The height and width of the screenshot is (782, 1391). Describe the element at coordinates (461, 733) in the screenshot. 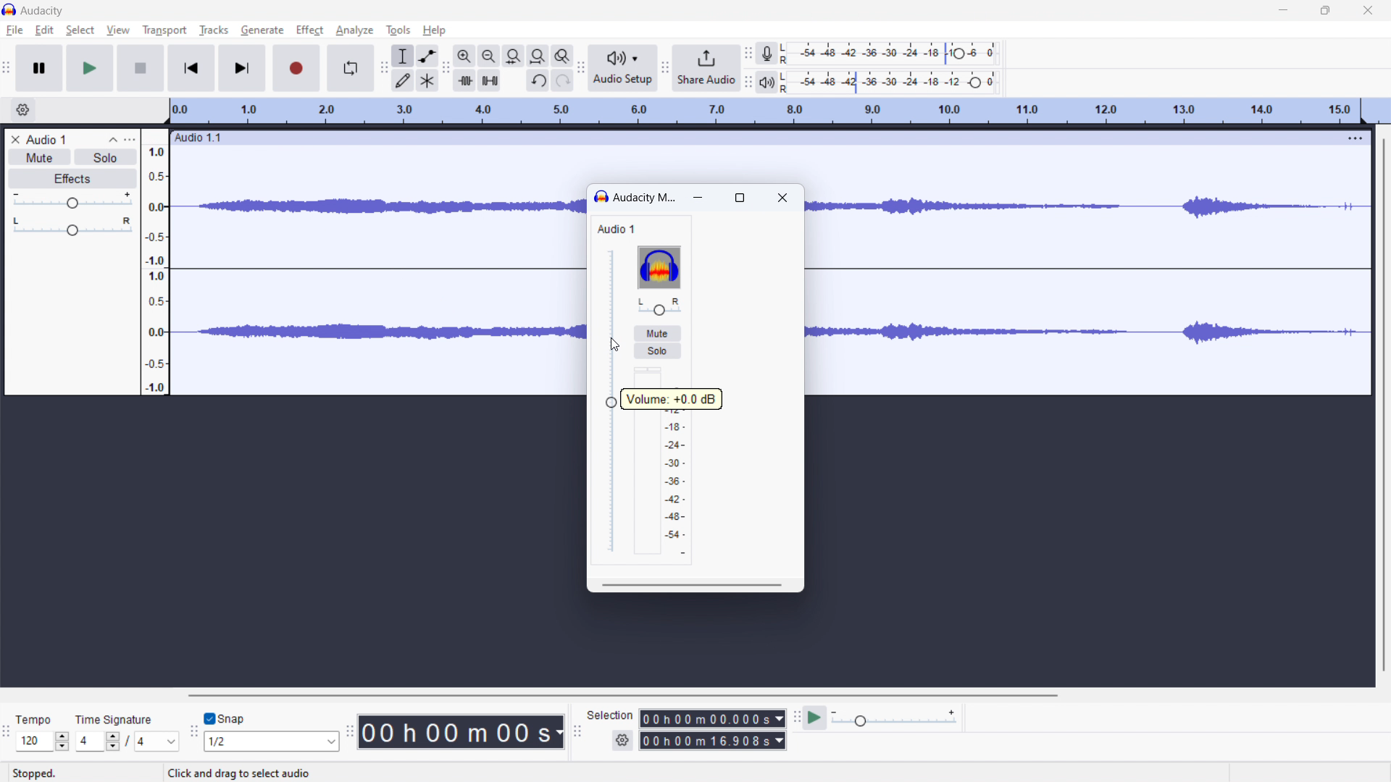

I see `time stamp` at that location.